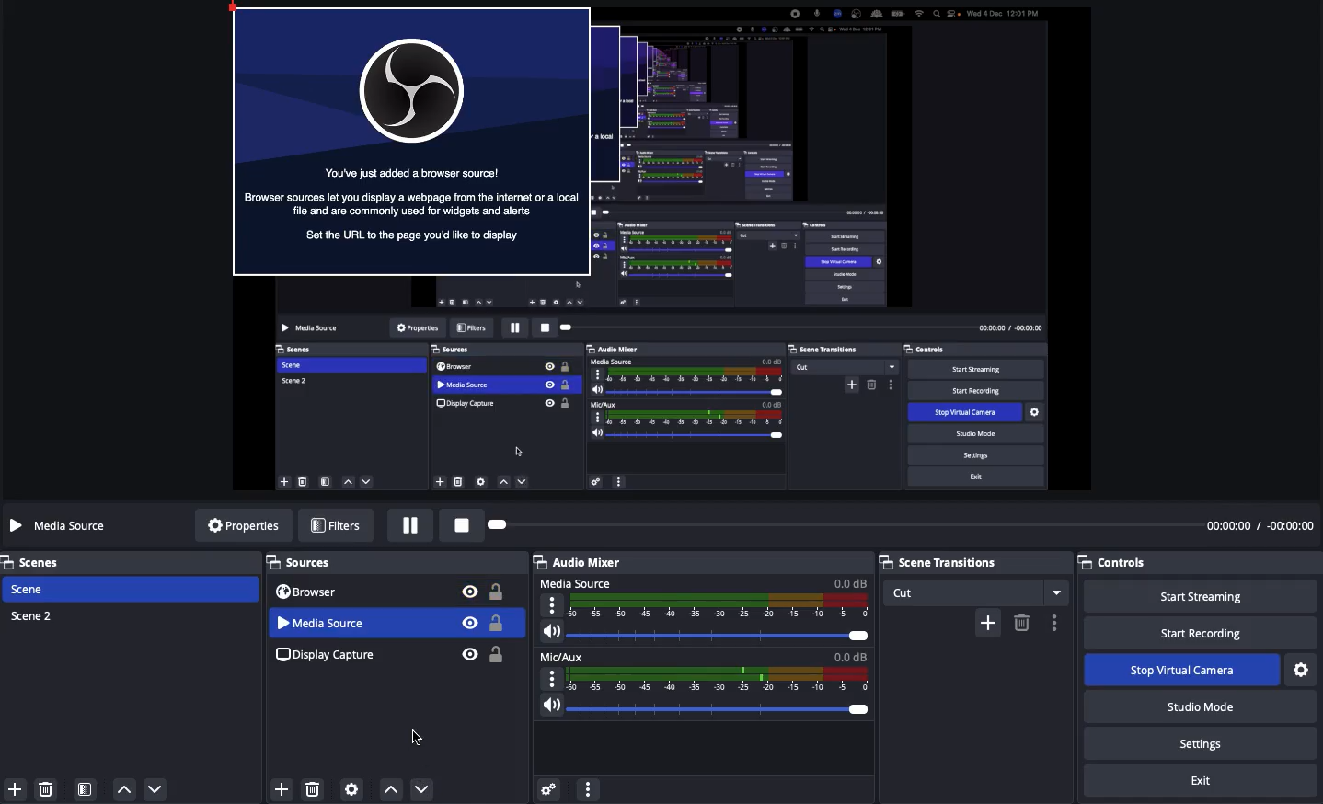 The width and height of the screenshot is (1323, 804). What do you see at coordinates (1200, 744) in the screenshot?
I see `Settings` at bounding box center [1200, 744].